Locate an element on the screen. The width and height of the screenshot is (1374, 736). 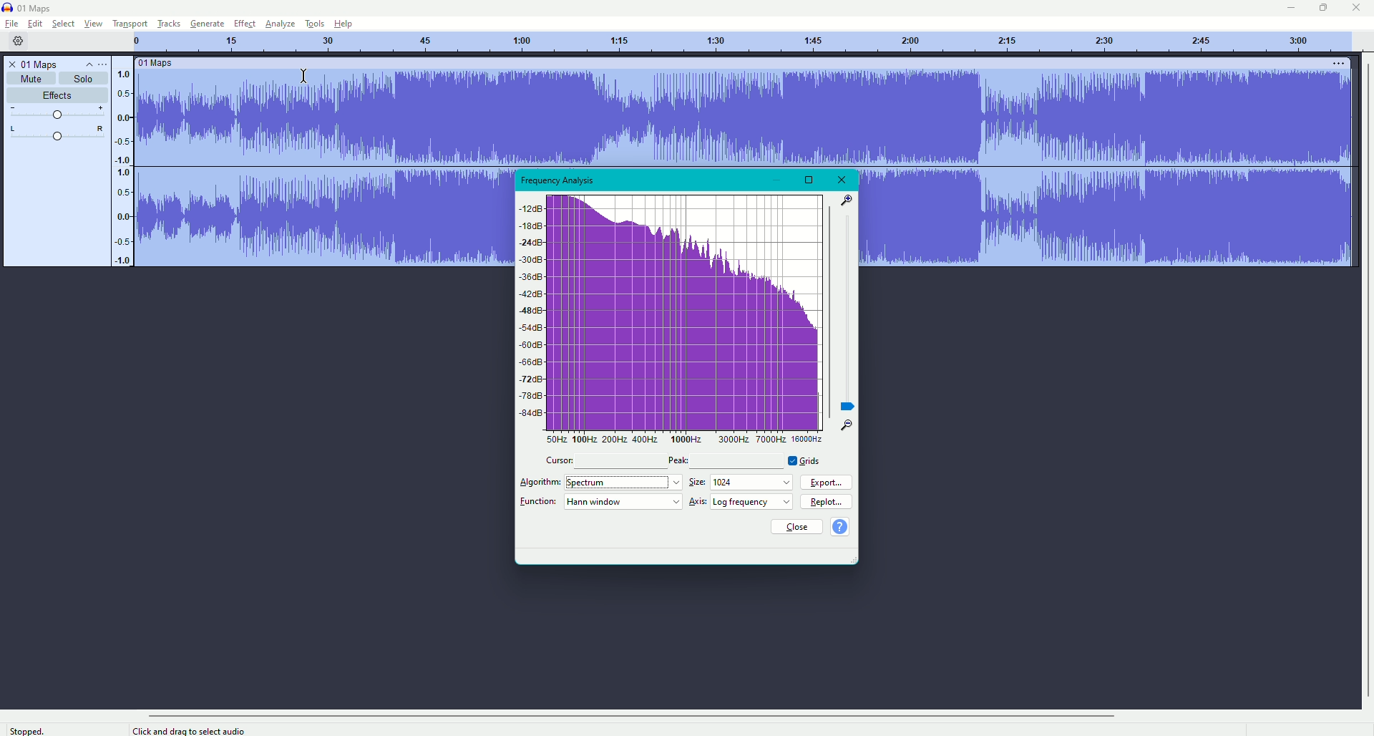
Algorithm - Spectrum is located at coordinates (600, 481).